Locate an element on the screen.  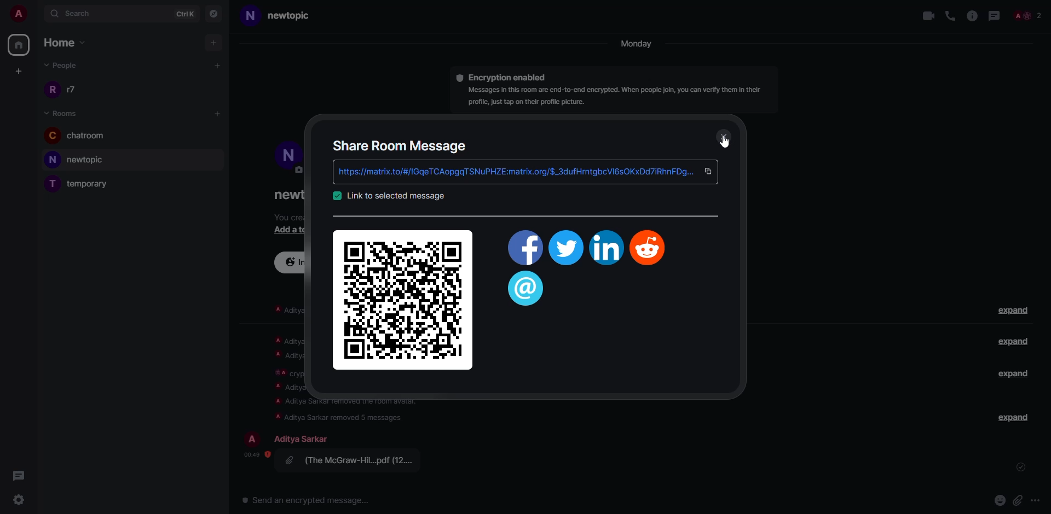
create space is located at coordinates (17, 71).